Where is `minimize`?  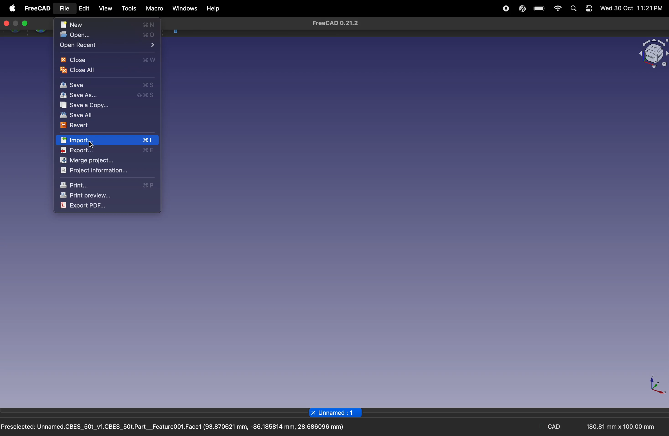
minimize is located at coordinates (16, 24).